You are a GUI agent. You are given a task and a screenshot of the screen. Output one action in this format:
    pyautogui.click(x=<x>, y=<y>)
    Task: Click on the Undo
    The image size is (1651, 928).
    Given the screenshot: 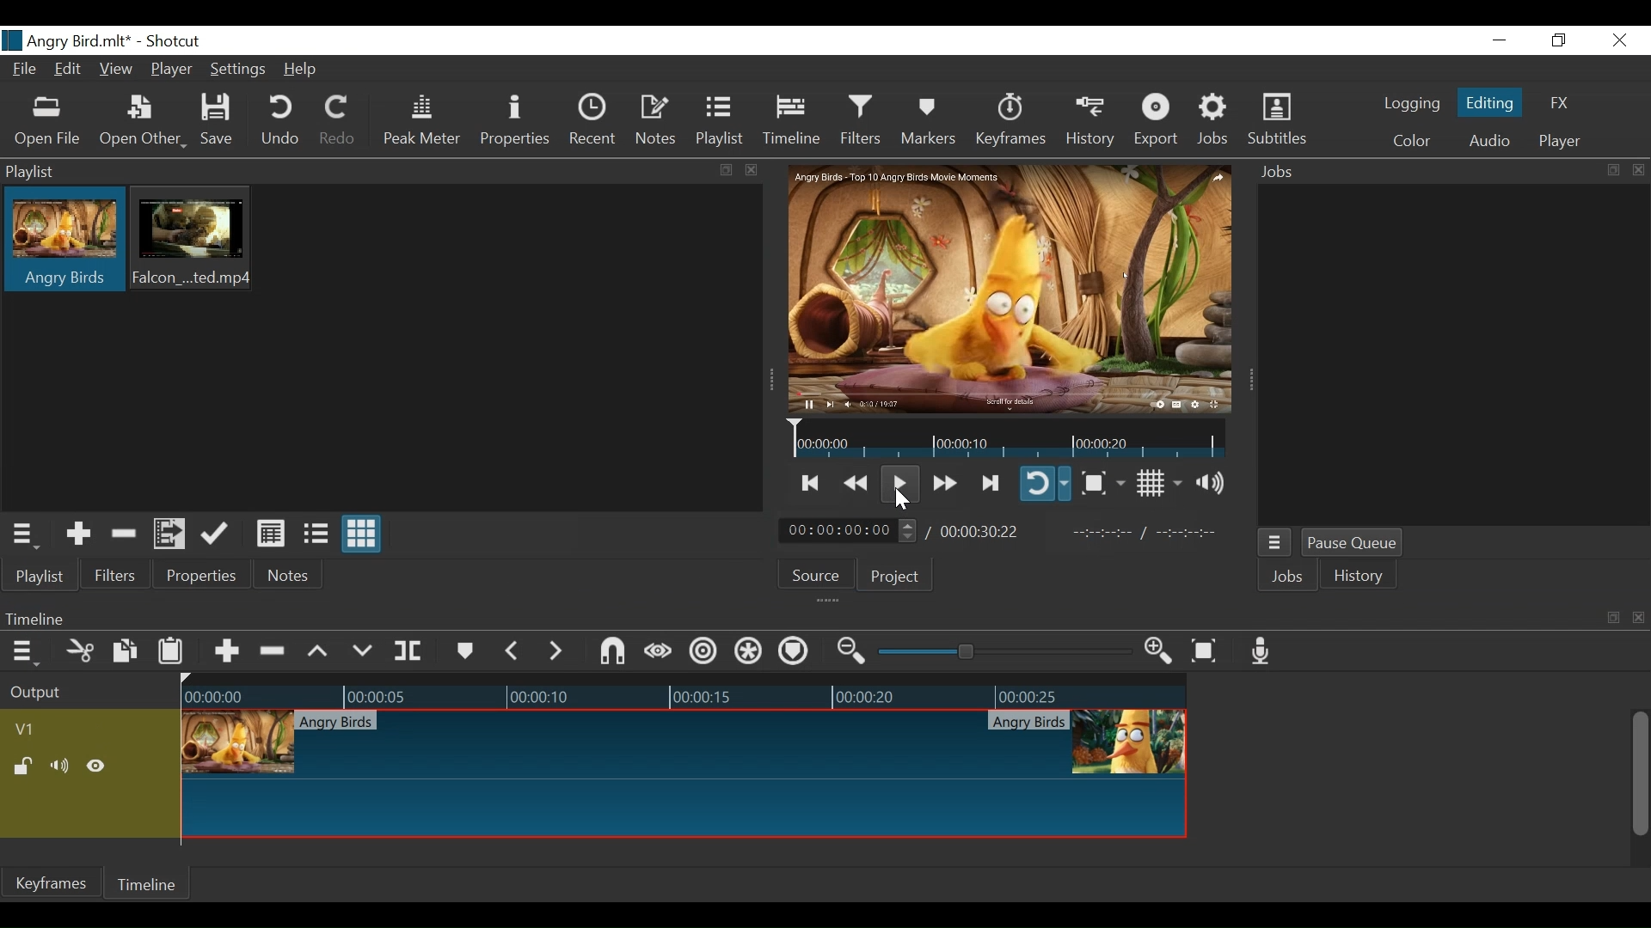 What is the action you would take?
    pyautogui.click(x=282, y=122)
    